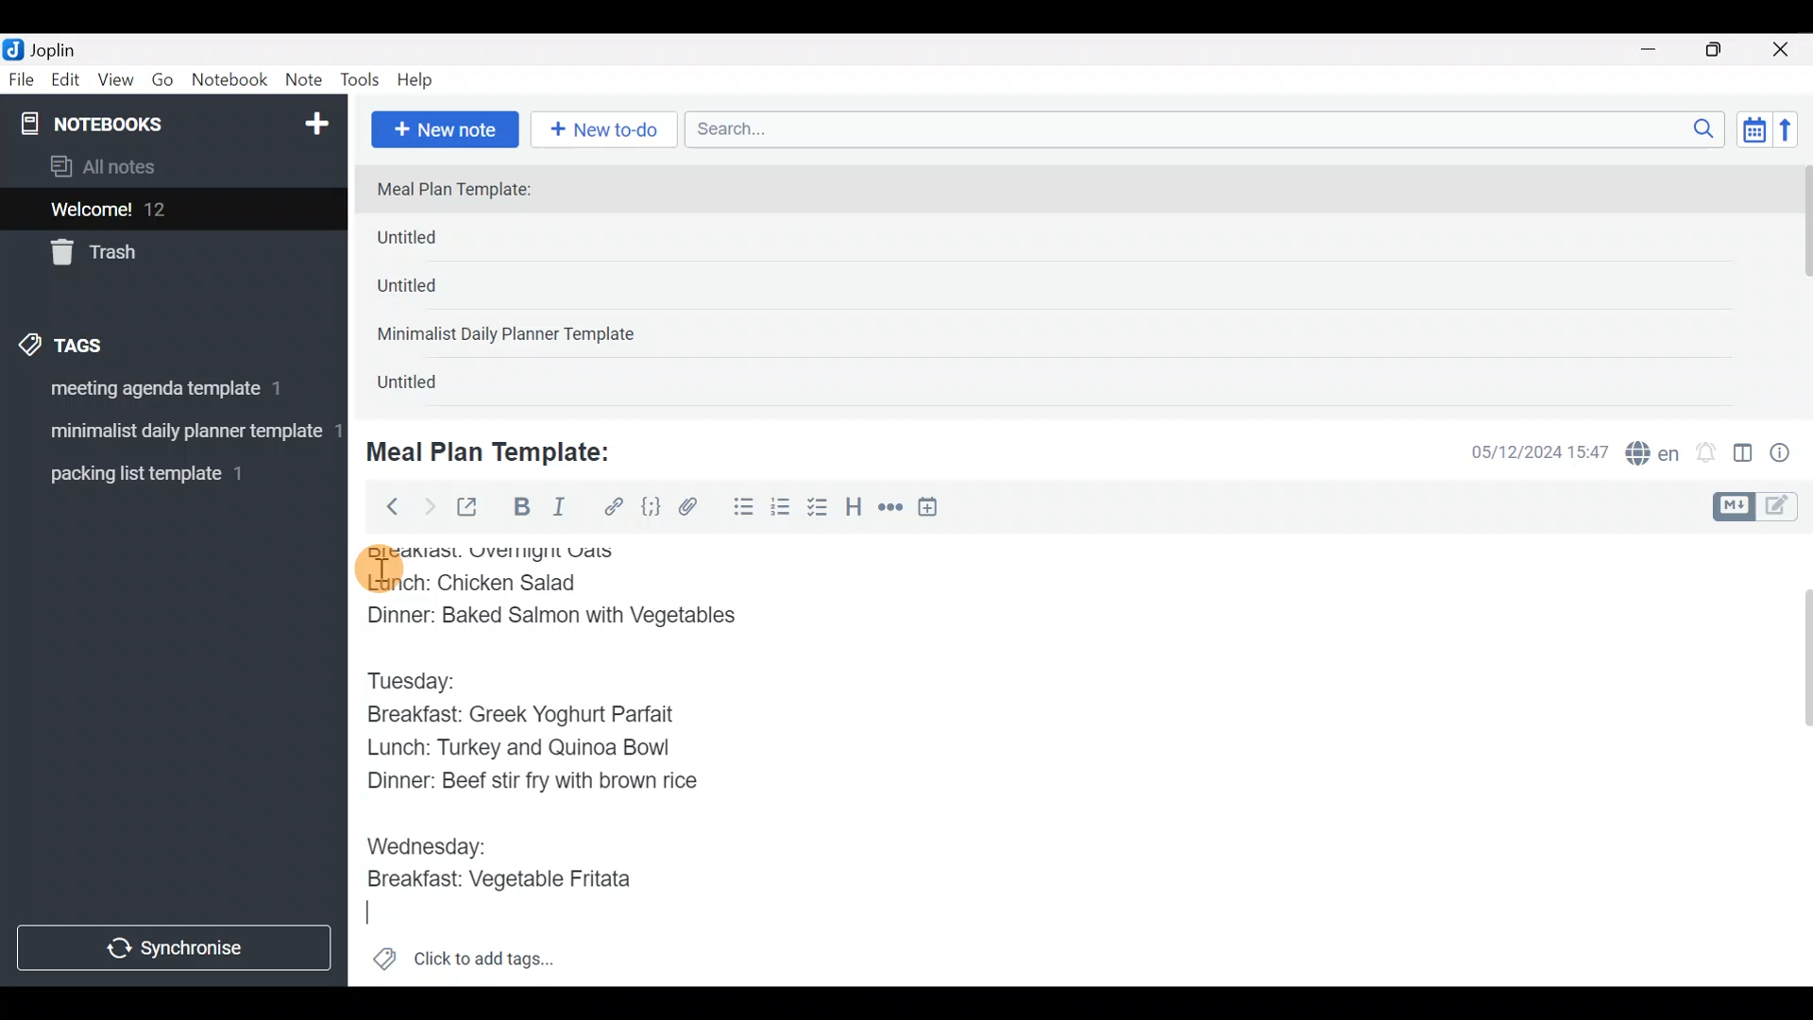 The width and height of the screenshot is (1813, 1020). Describe the element at coordinates (479, 582) in the screenshot. I see `Lunch: Chicken Salad` at that location.